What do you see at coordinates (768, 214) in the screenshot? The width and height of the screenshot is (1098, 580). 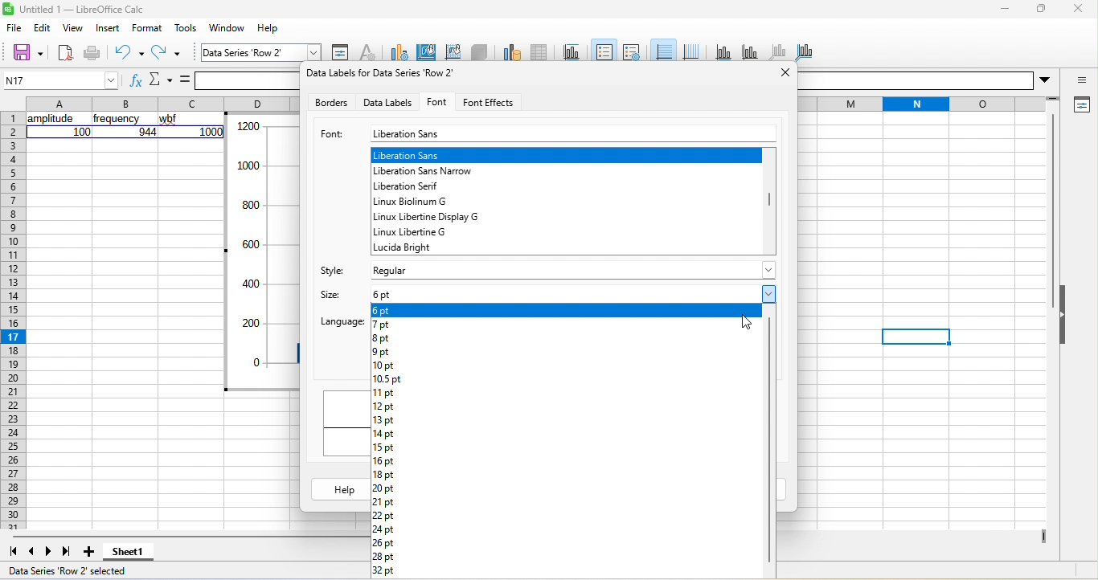 I see `vertical scroll bar` at bounding box center [768, 214].